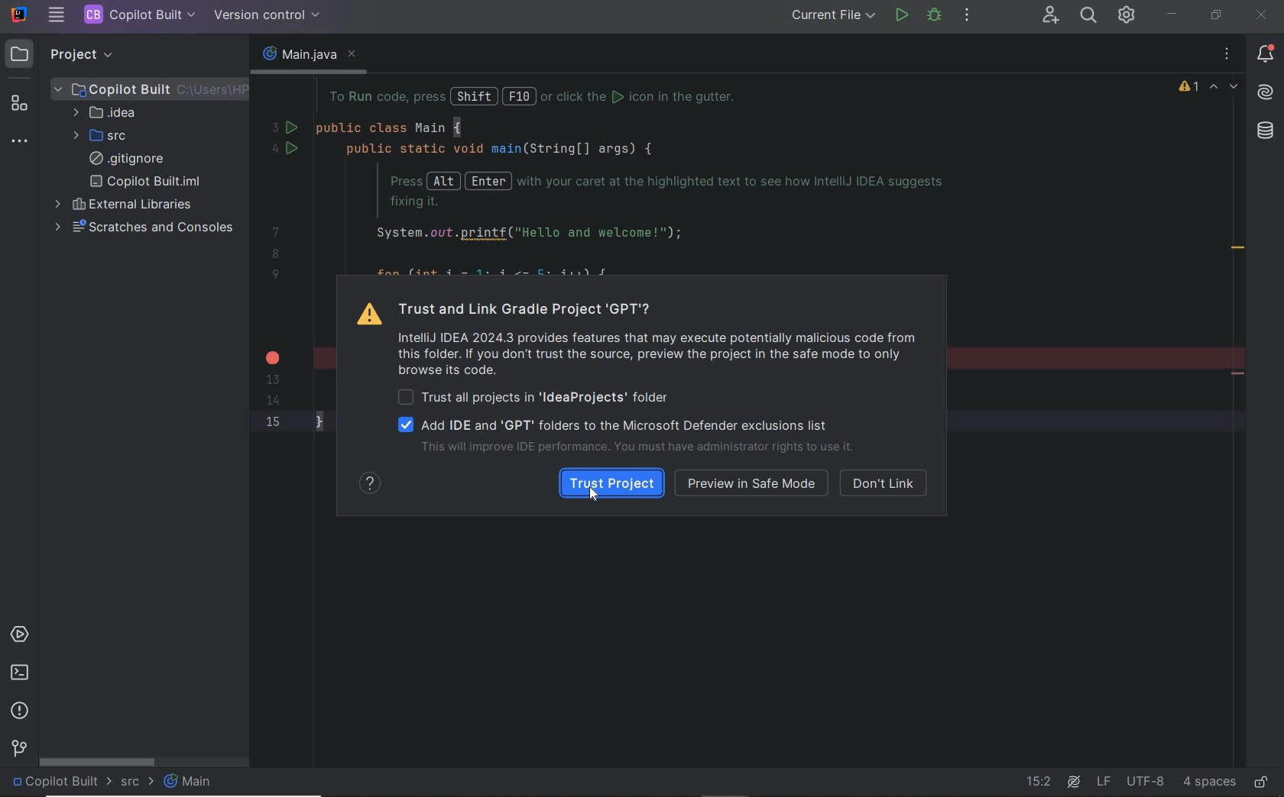 This screenshot has width=1284, height=797. I want to click on preview in safe mode, so click(753, 482).